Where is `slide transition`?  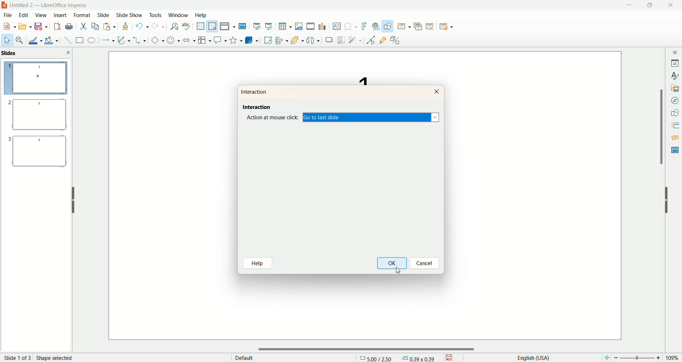
slide transition is located at coordinates (674, 124).